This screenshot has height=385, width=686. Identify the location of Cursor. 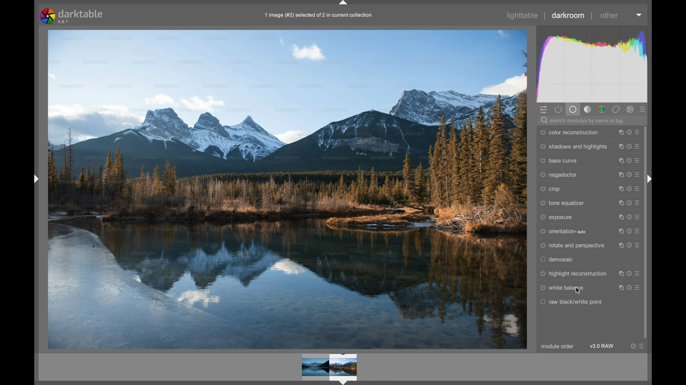
(578, 291).